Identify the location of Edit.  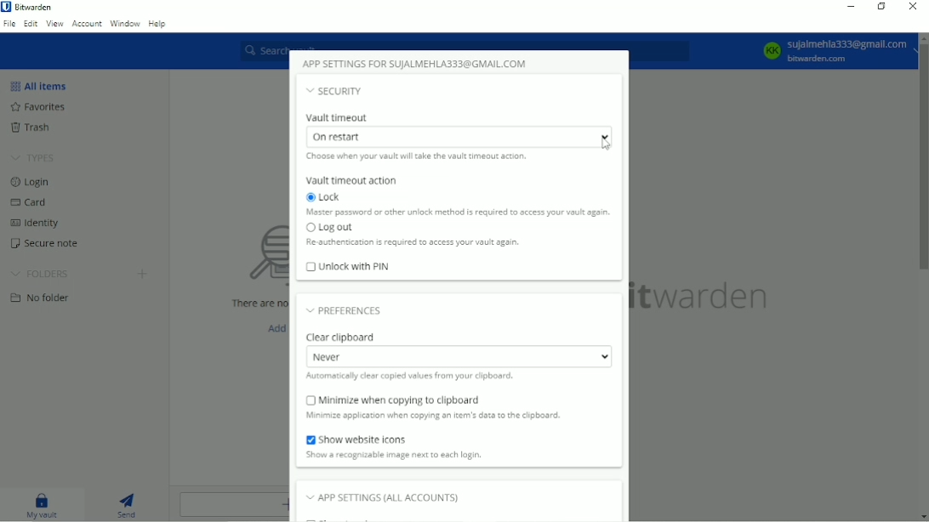
(31, 25).